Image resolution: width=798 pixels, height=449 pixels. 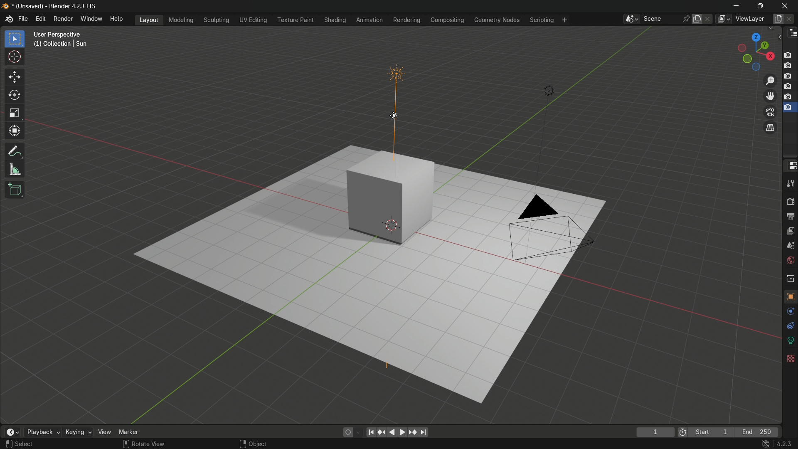 I want to click on * (Unsaved) - Blender 4.2.3 LTS, so click(x=56, y=7).